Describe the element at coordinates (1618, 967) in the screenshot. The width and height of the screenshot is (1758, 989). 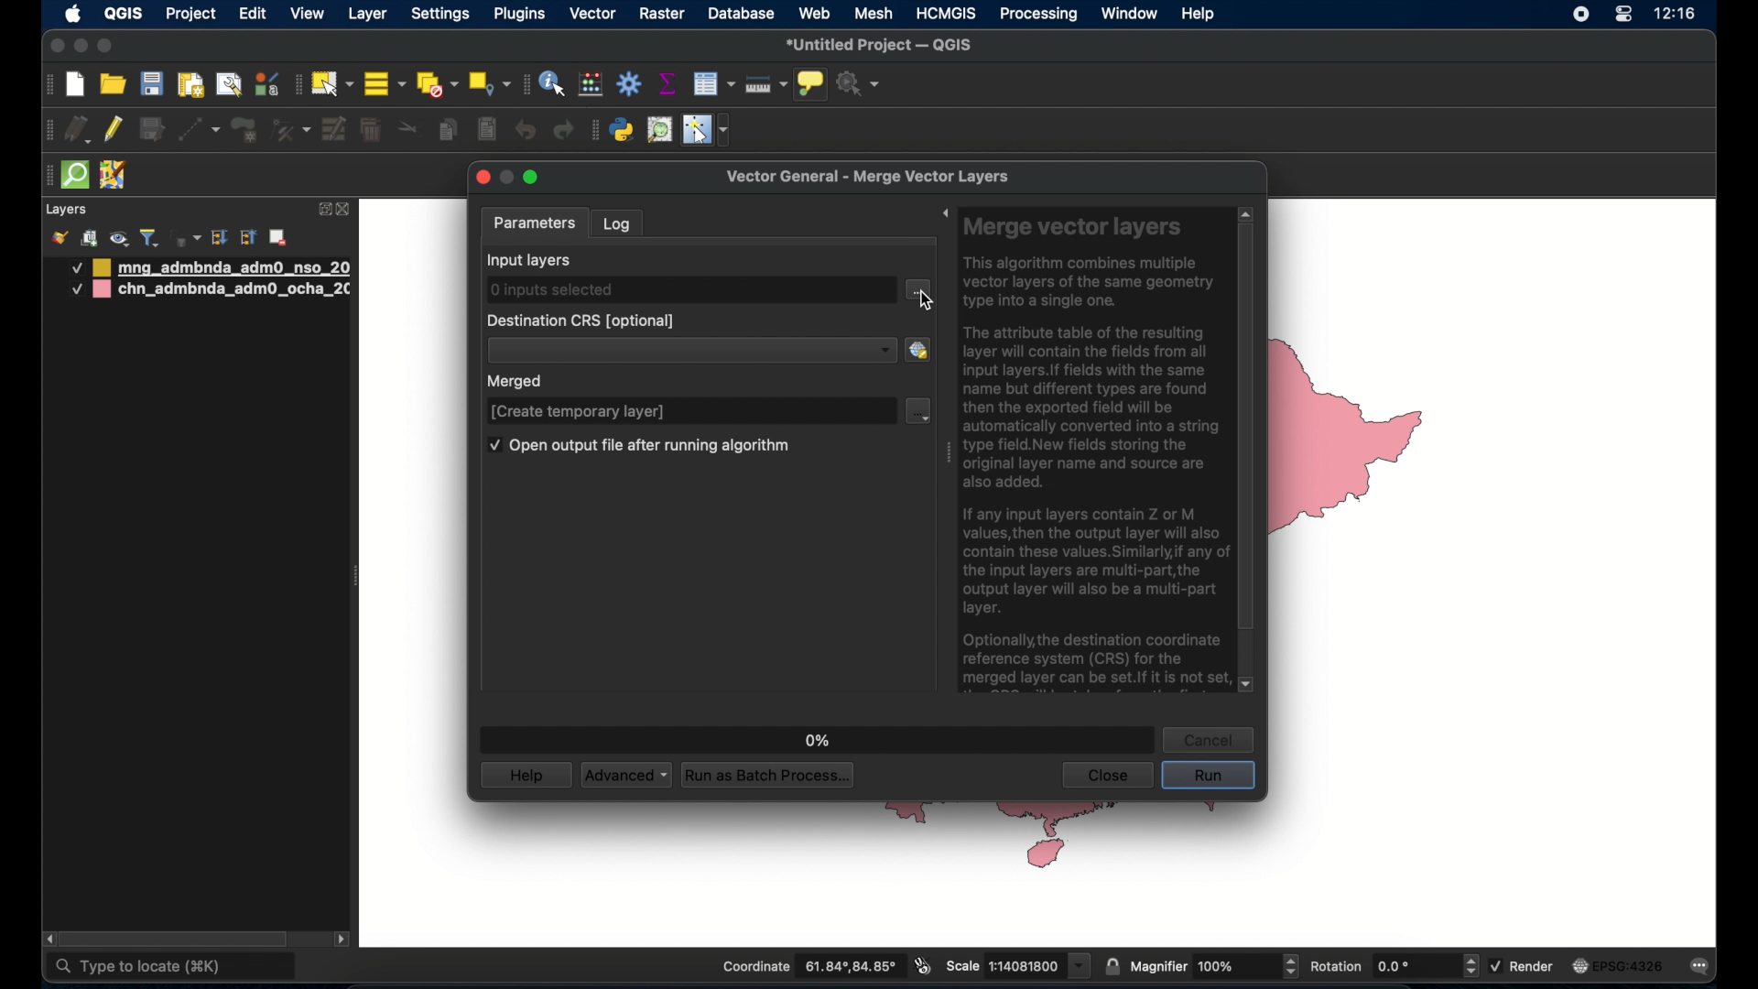
I see `EPSG:4326` at that location.